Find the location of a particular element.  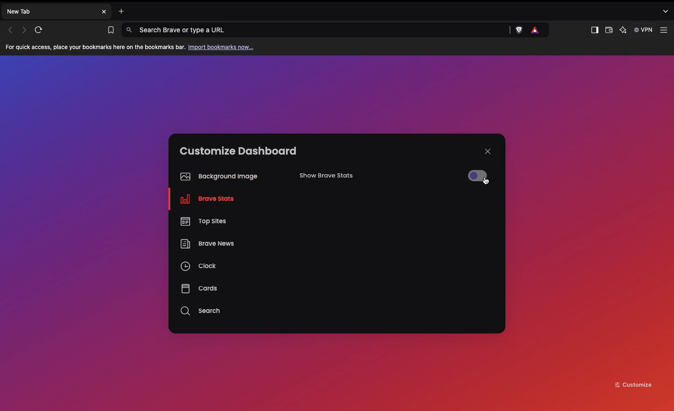

Customize is located at coordinates (634, 384).